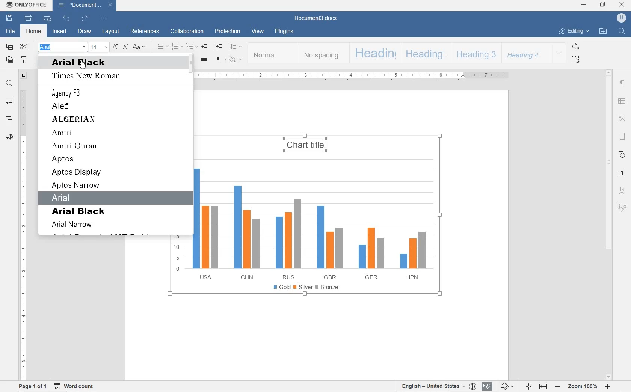 The image size is (631, 392). Describe the element at coordinates (111, 31) in the screenshot. I see `LAYOUT` at that location.